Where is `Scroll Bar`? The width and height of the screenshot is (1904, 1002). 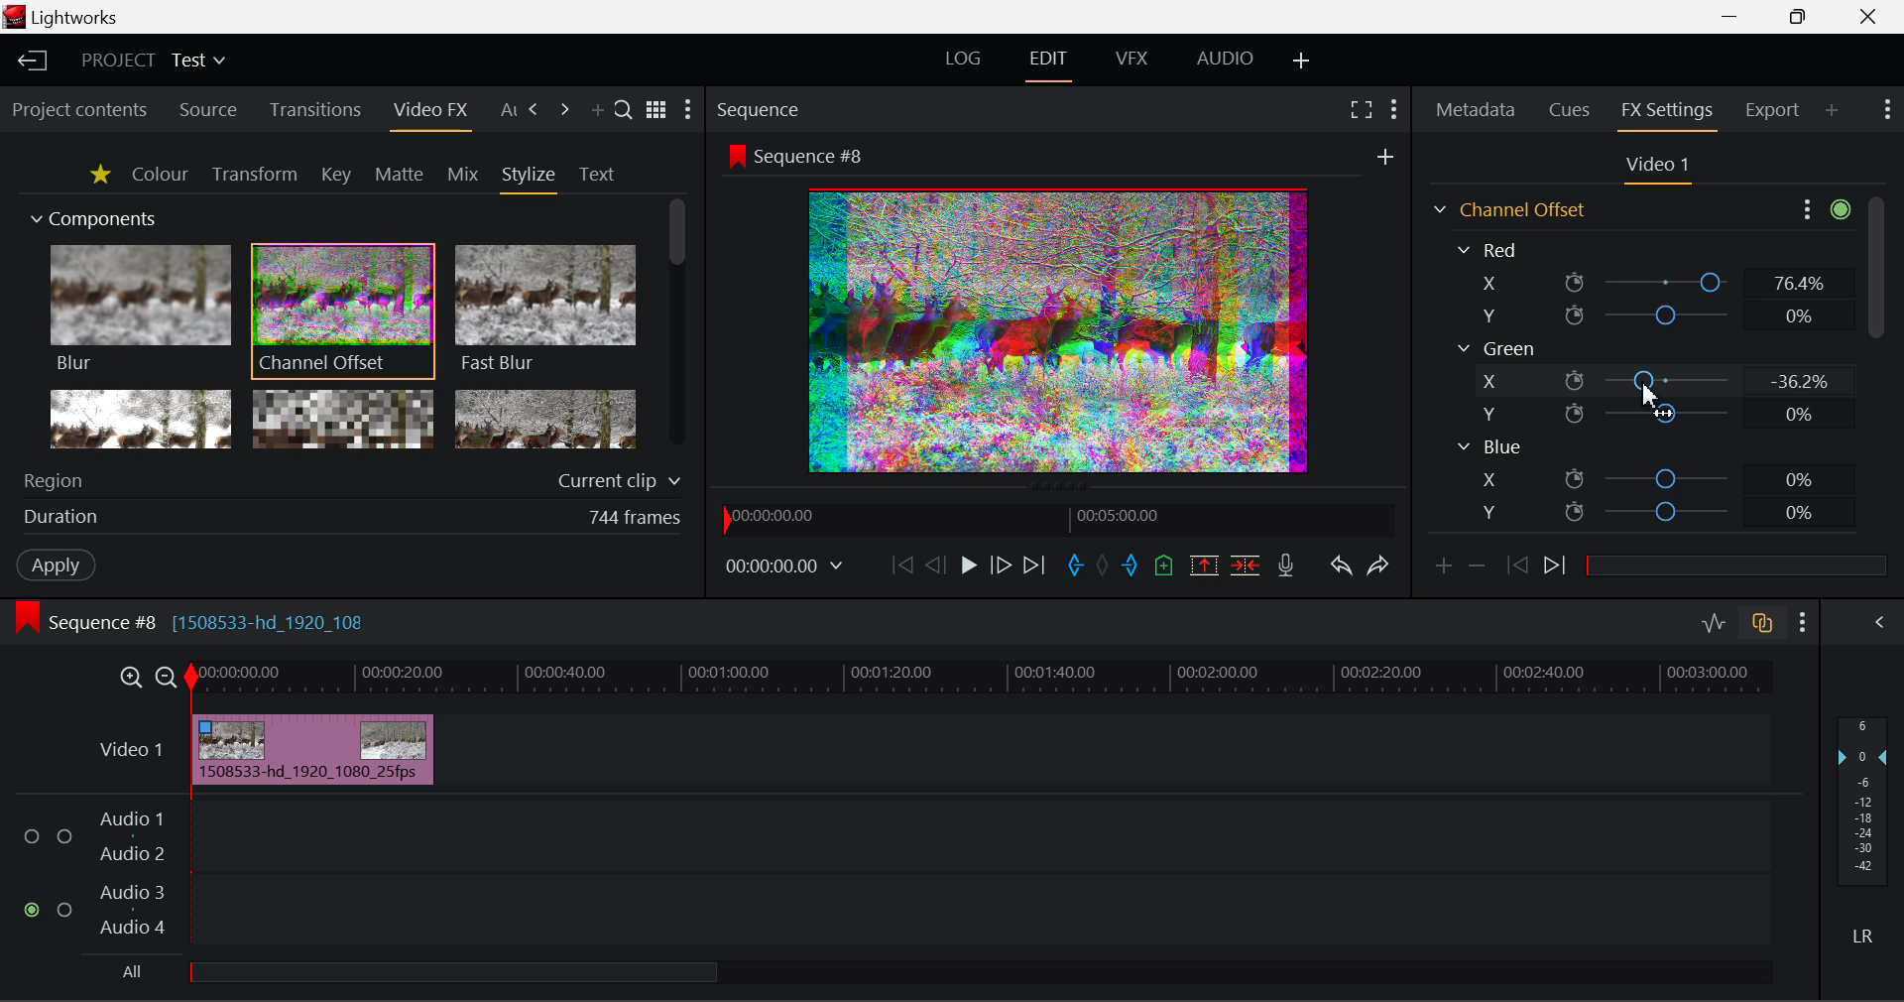
Scroll Bar is located at coordinates (1875, 370).